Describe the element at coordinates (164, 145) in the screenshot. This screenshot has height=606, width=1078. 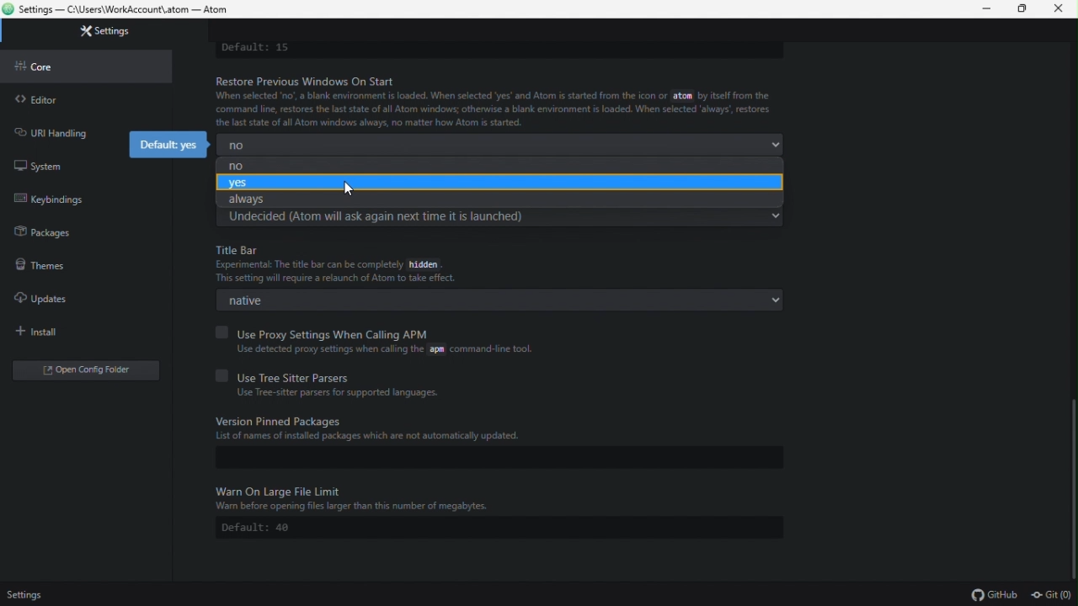
I see `default :yes` at that location.